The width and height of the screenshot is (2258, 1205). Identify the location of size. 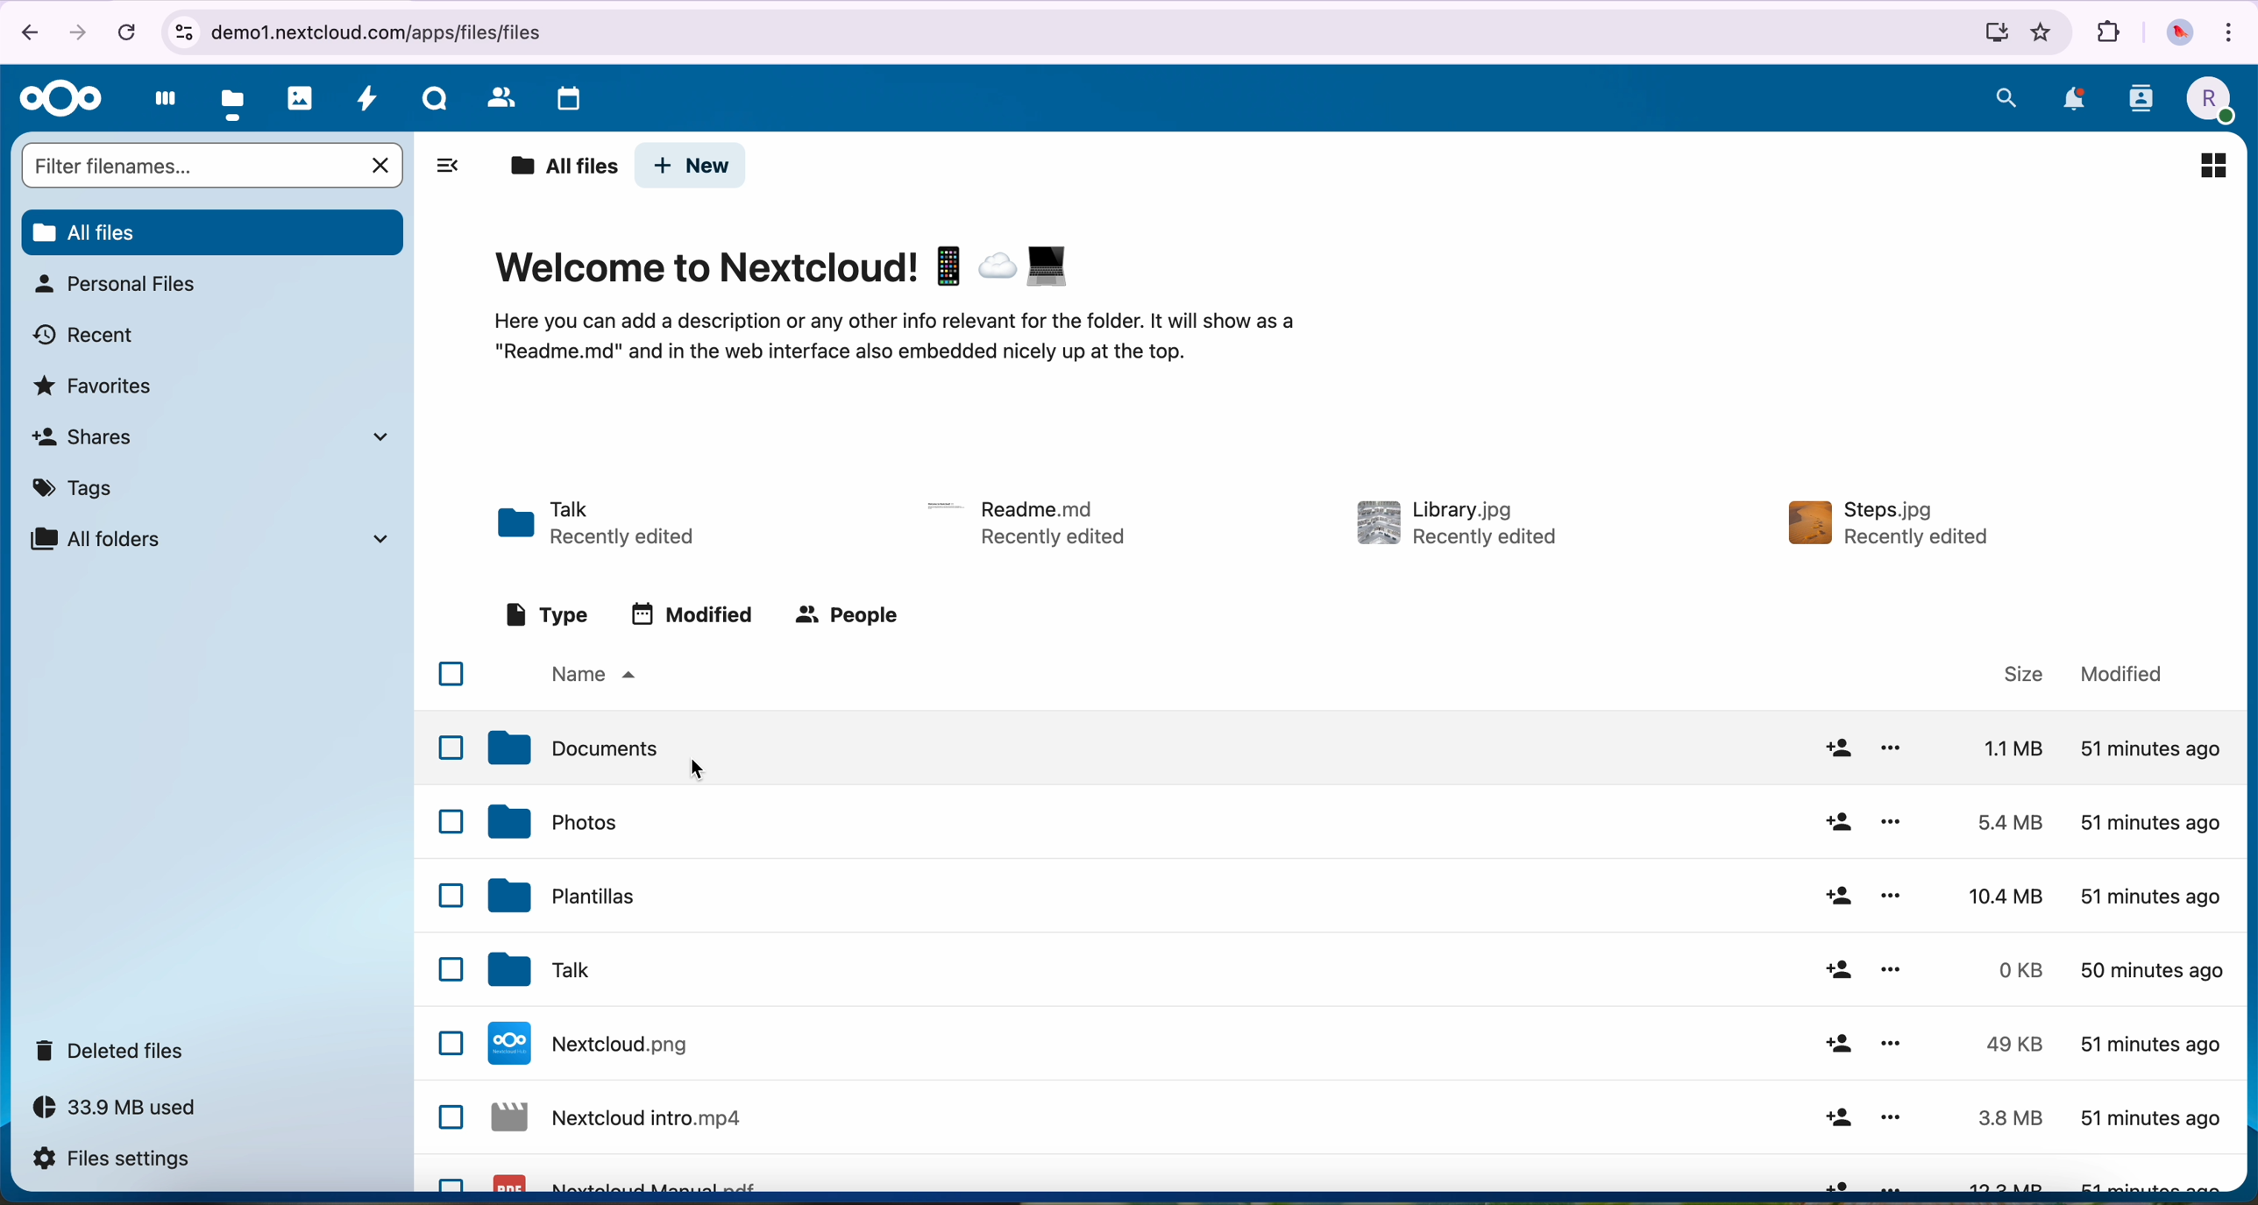
(2014, 748).